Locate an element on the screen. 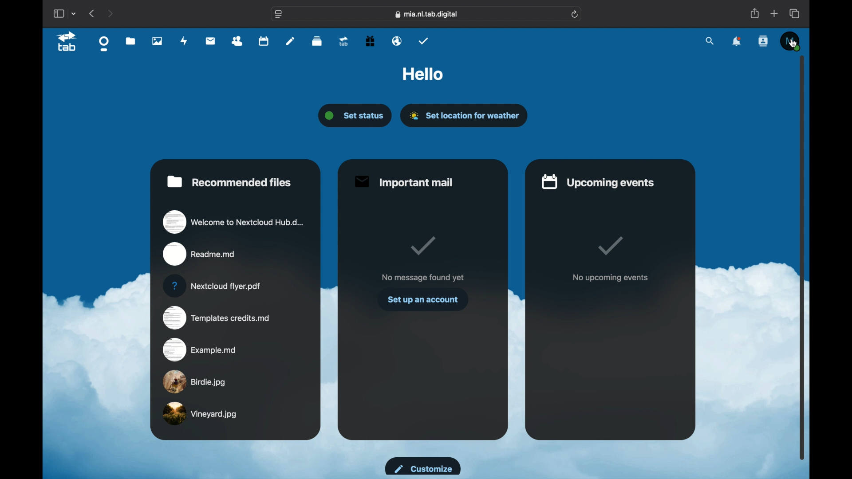 This screenshot has width=852, height=479. web address is located at coordinates (427, 14).